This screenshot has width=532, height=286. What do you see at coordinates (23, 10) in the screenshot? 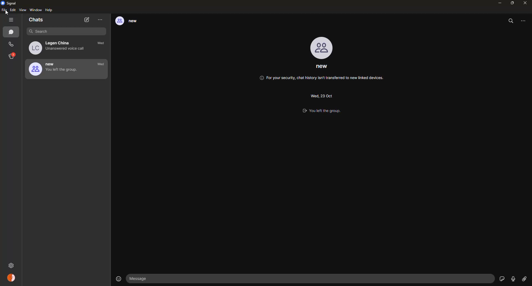
I see `view` at bounding box center [23, 10].